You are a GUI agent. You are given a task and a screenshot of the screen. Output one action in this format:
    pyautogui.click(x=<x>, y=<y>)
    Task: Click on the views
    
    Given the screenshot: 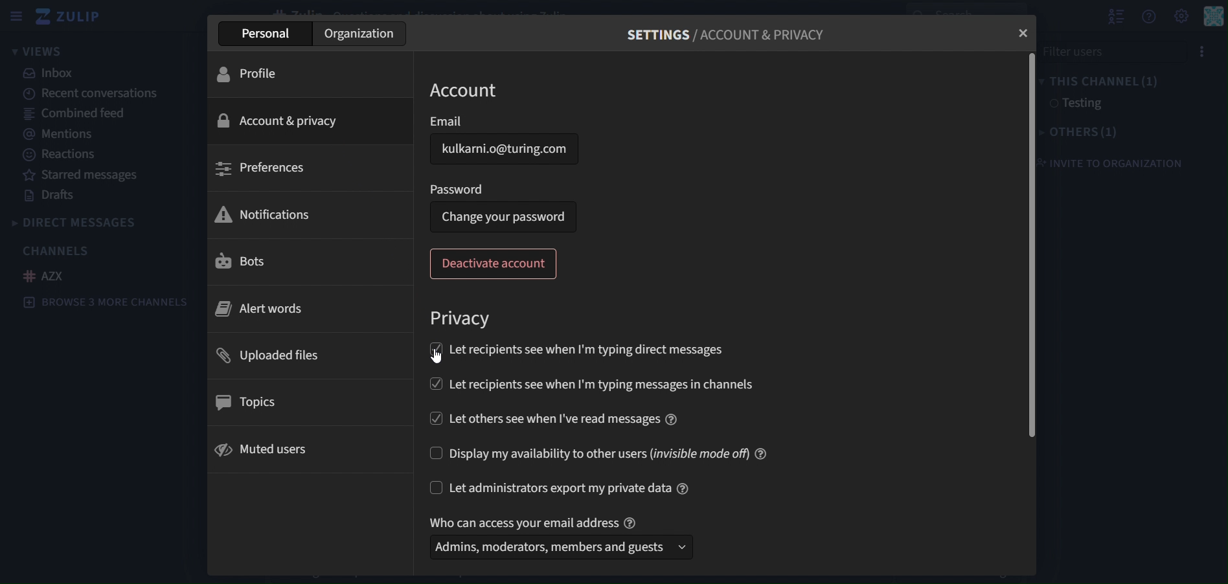 What is the action you would take?
    pyautogui.click(x=43, y=51)
    